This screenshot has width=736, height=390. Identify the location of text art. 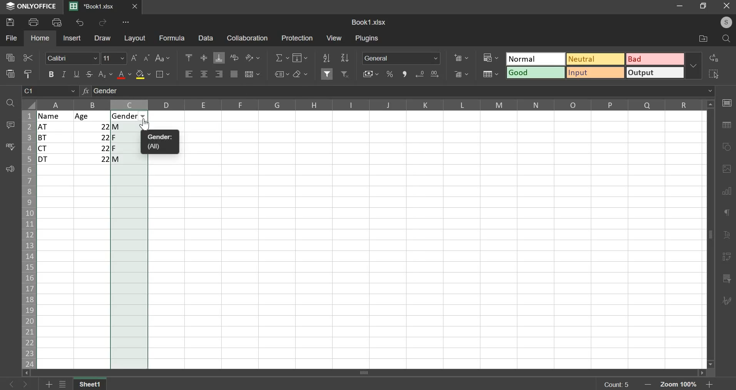
(727, 236).